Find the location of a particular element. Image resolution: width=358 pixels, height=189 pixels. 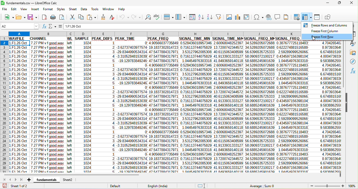

cell ranges is located at coordinates (322, 107).